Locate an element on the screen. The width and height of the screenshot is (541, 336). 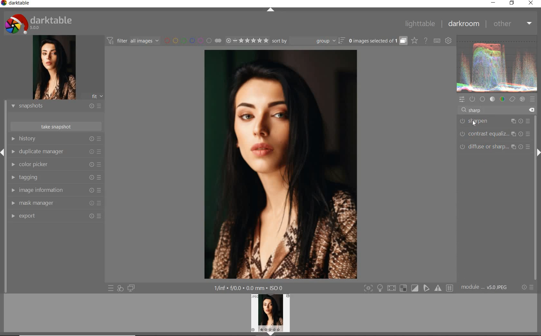
display a second darkroom image window is located at coordinates (131, 288).